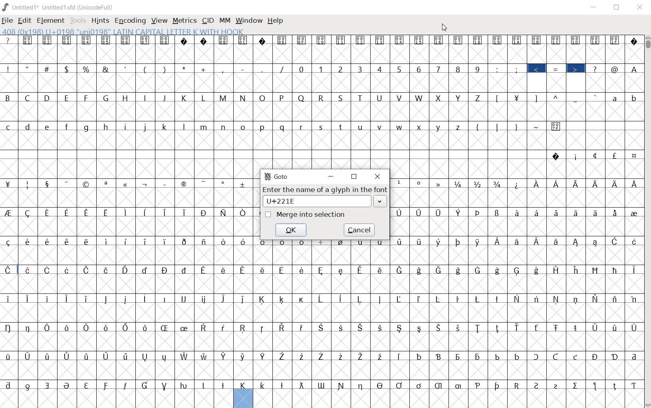 This screenshot has height=408, width=651. Describe the element at coordinates (380, 202) in the screenshot. I see `drop down arrow` at that location.